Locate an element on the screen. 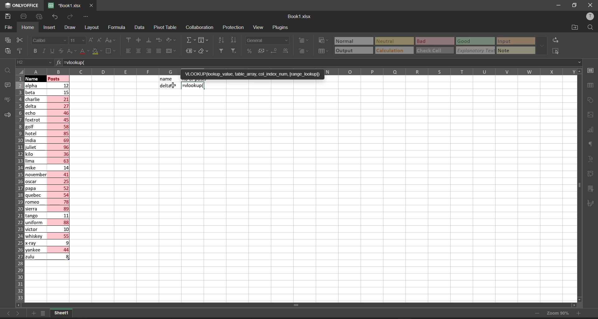  data is located at coordinates (140, 27).